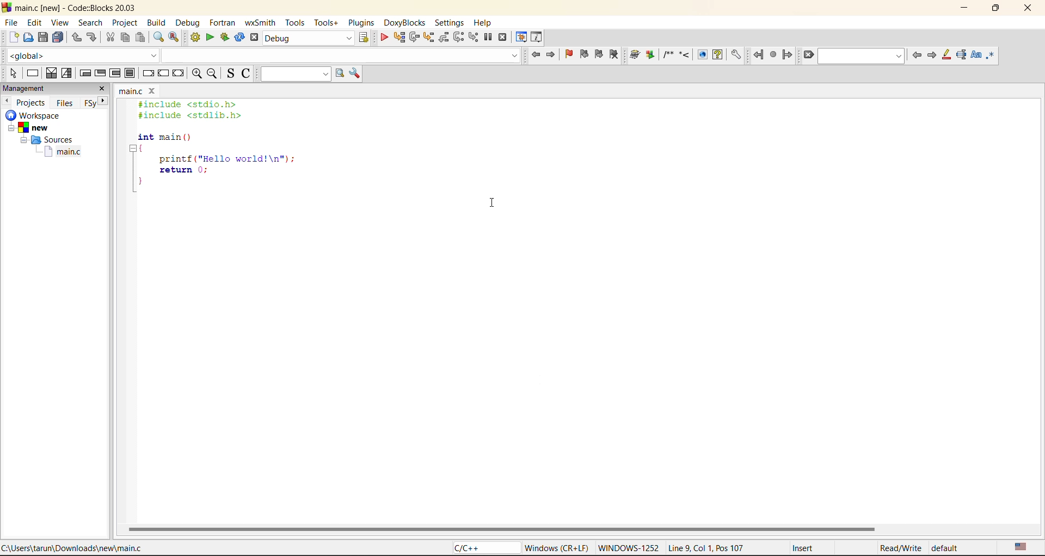 This screenshot has height=556, width=1045. Describe the element at coordinates (87, 73) in the screenshot. I see `entry condition loop` at that location.